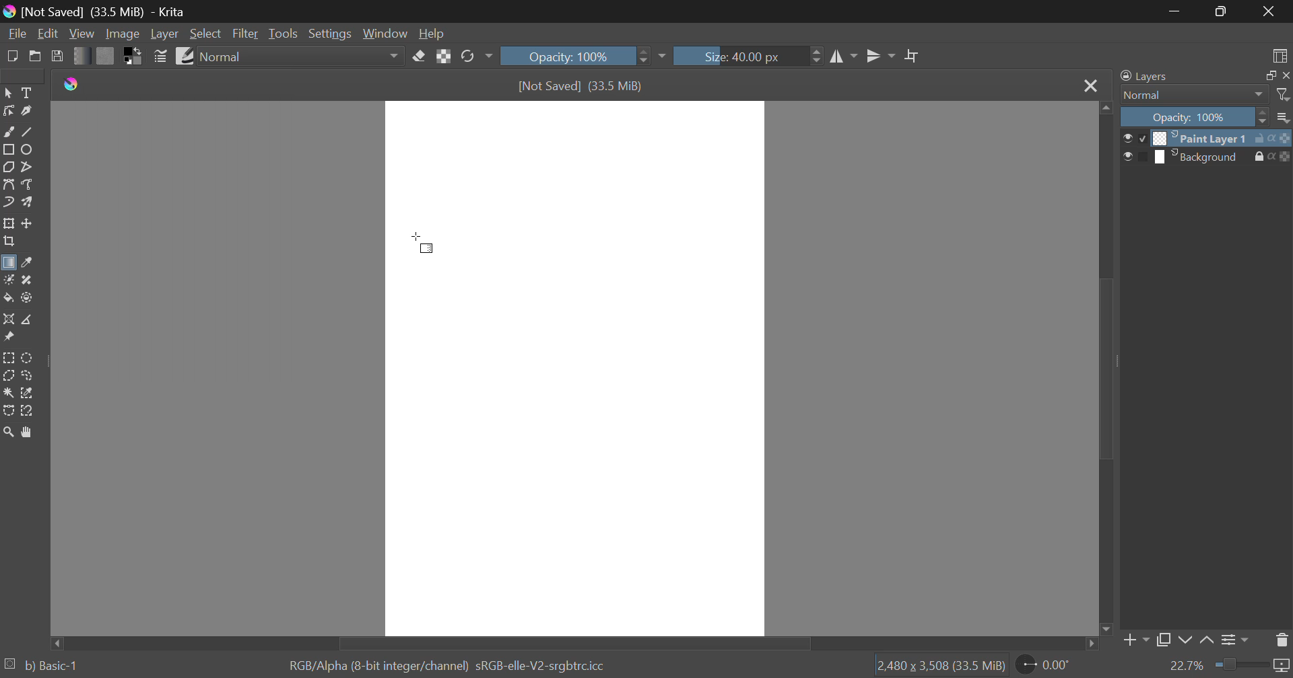 The width and height of the screenshot is (1293, 678). Describe the element at coordinates (8, 130) in the screenshot. I see `Freehand` at that location.